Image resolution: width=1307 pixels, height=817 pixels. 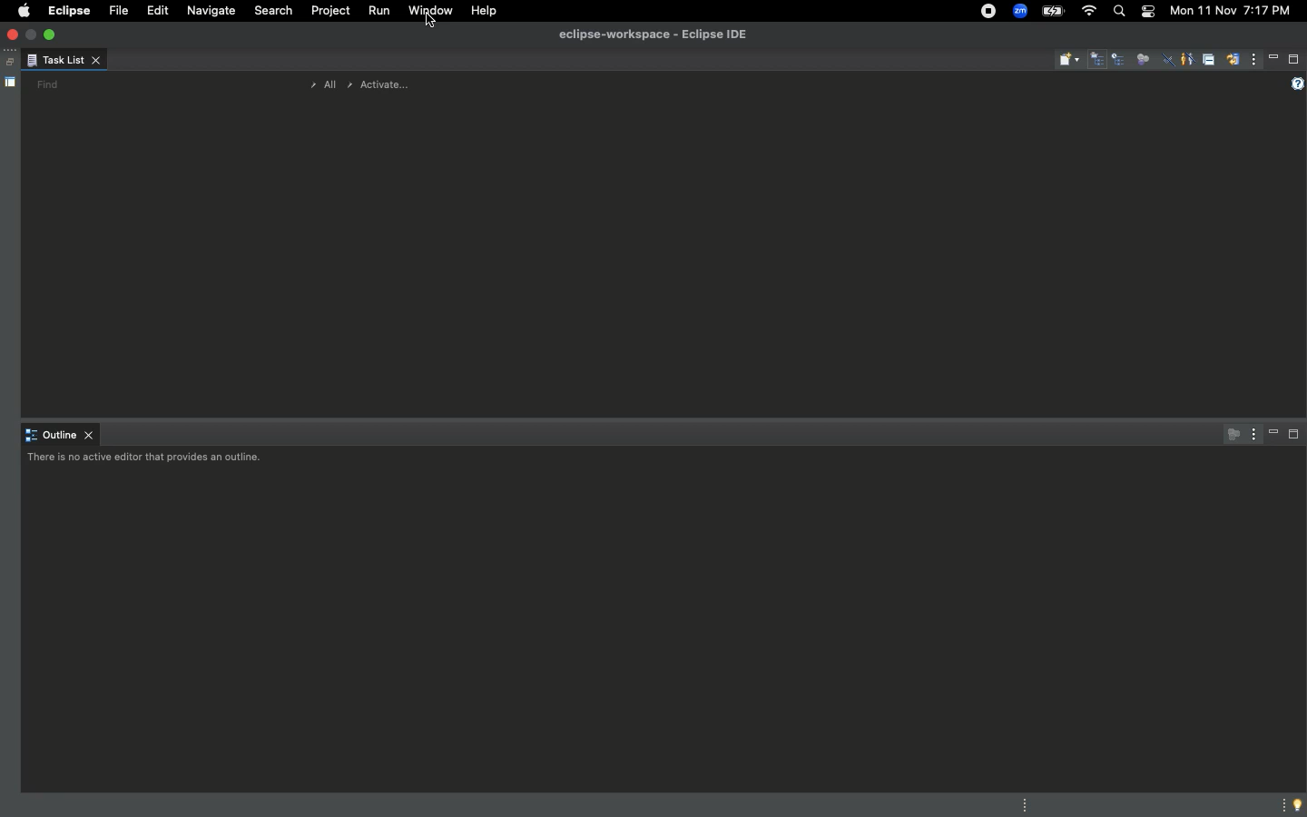 What do you see at coordinates (23, 10) in the screenshot?
I see `Apple logo` at bounding box center [23, 10].